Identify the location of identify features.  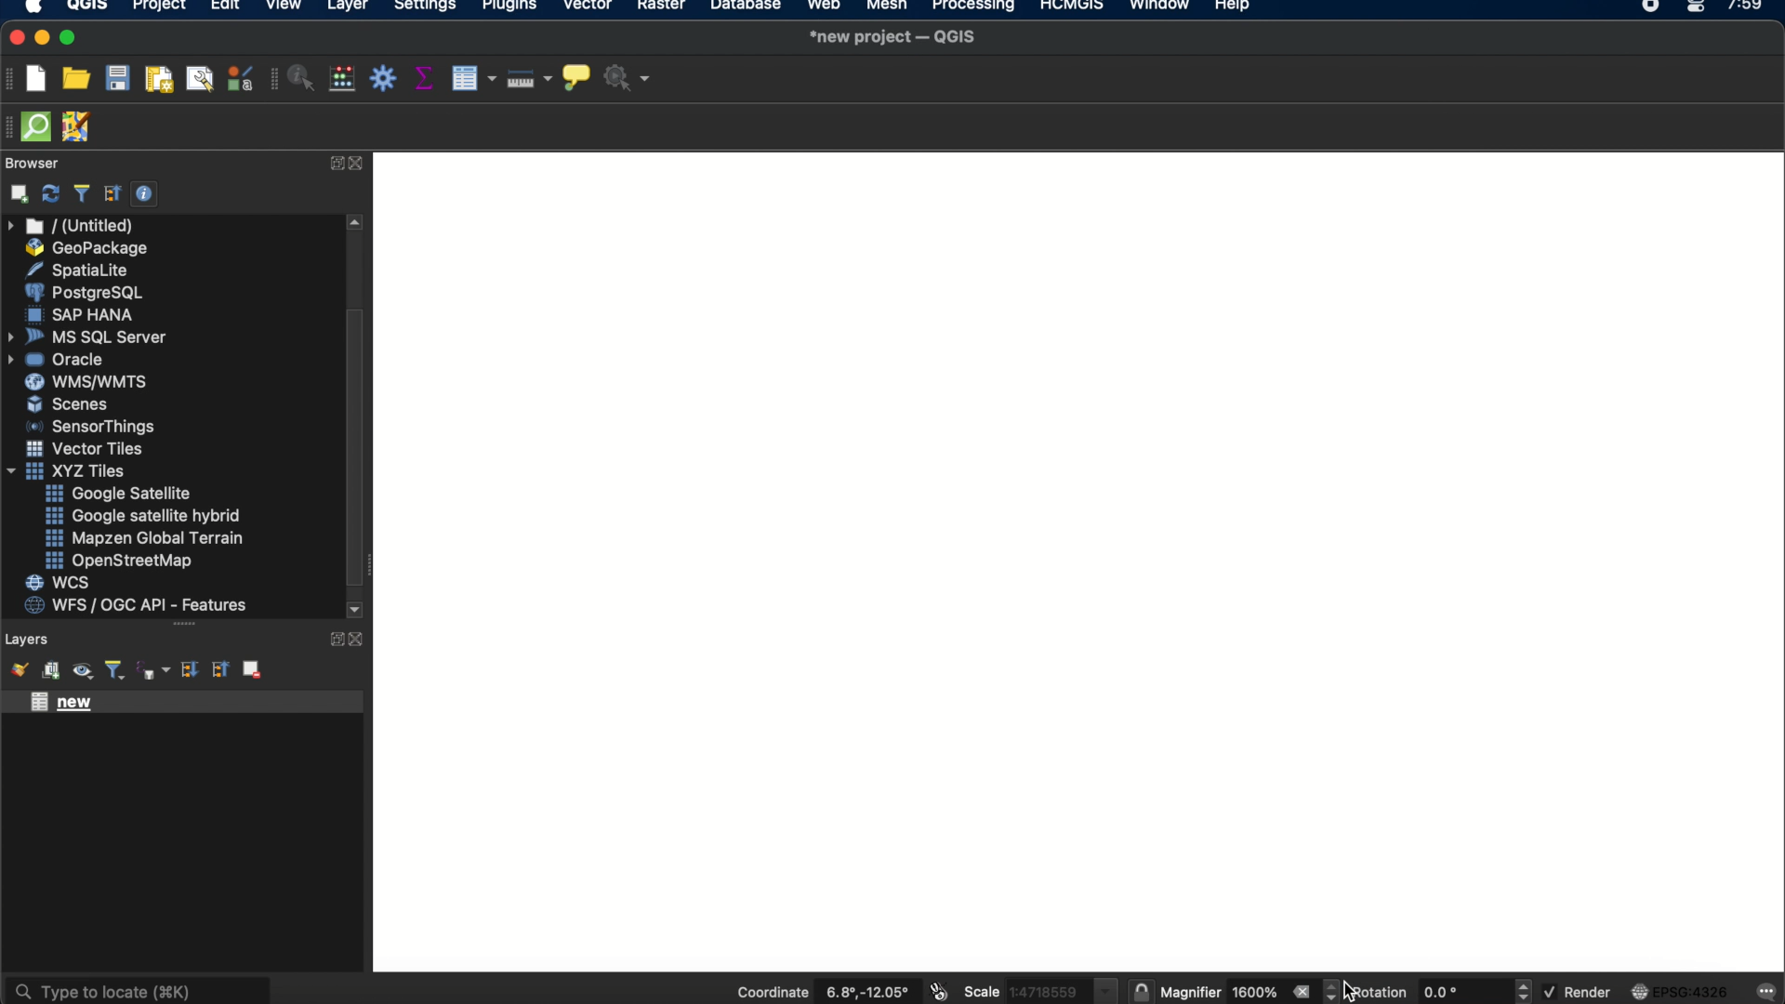
(295, 78).